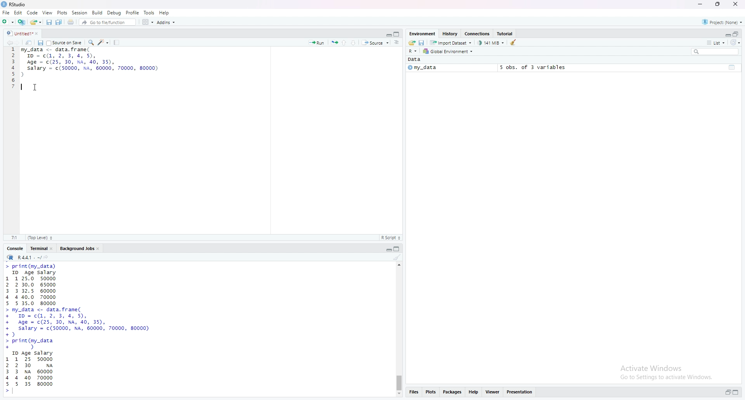 The width and height of the screenshot is (745, 400). Describe the element at coordinates (48, 257) in the screenshot. I see `view the current working directory` at that location.